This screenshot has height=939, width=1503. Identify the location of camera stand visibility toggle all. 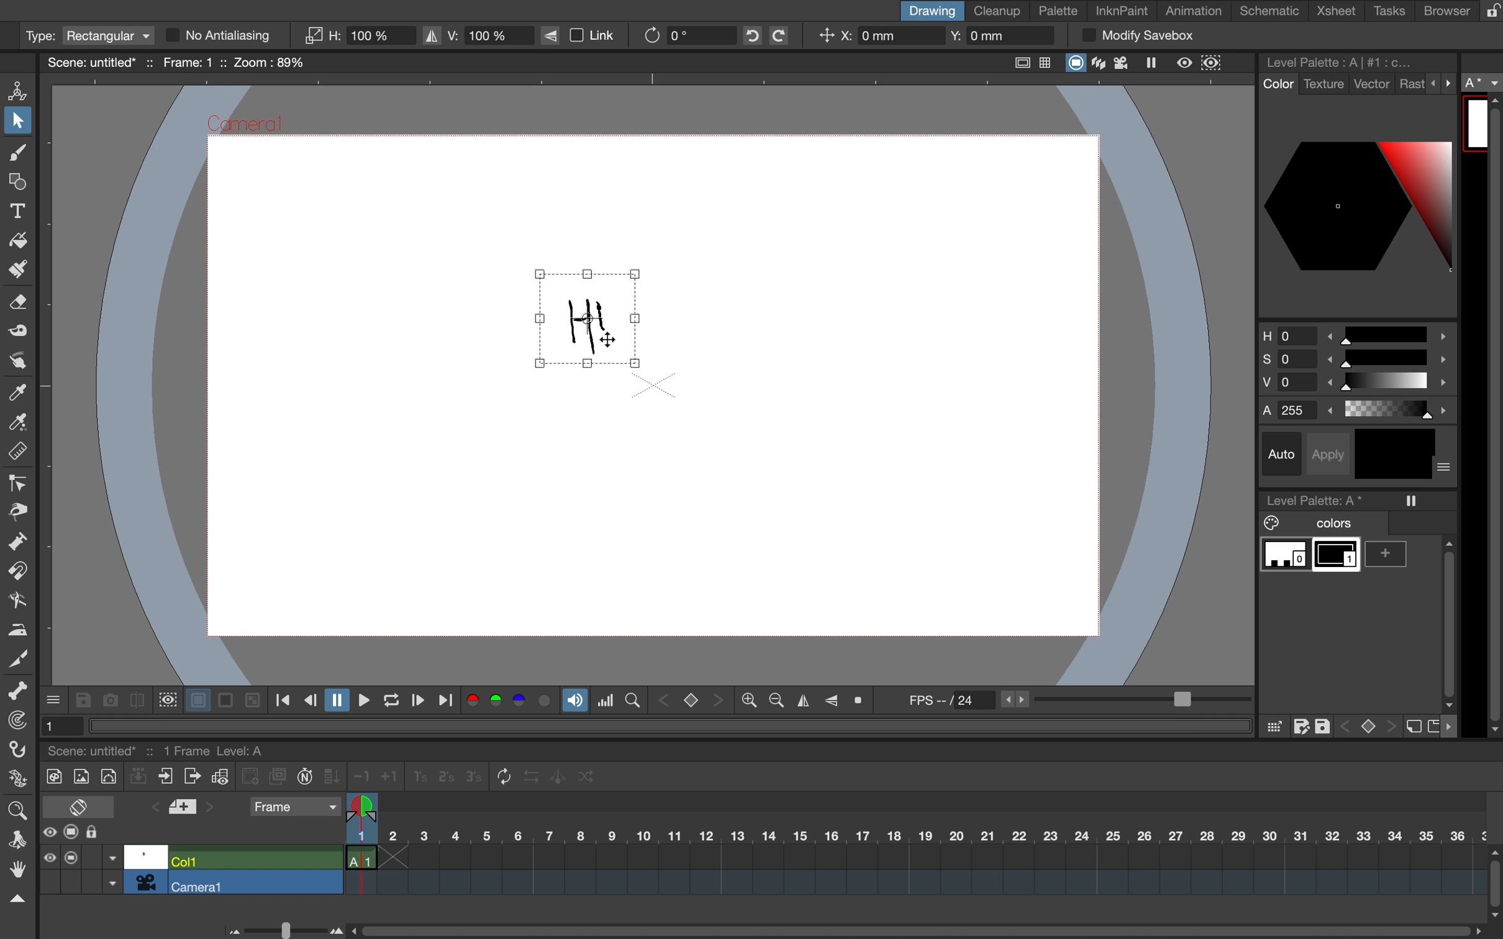
(71, 833).